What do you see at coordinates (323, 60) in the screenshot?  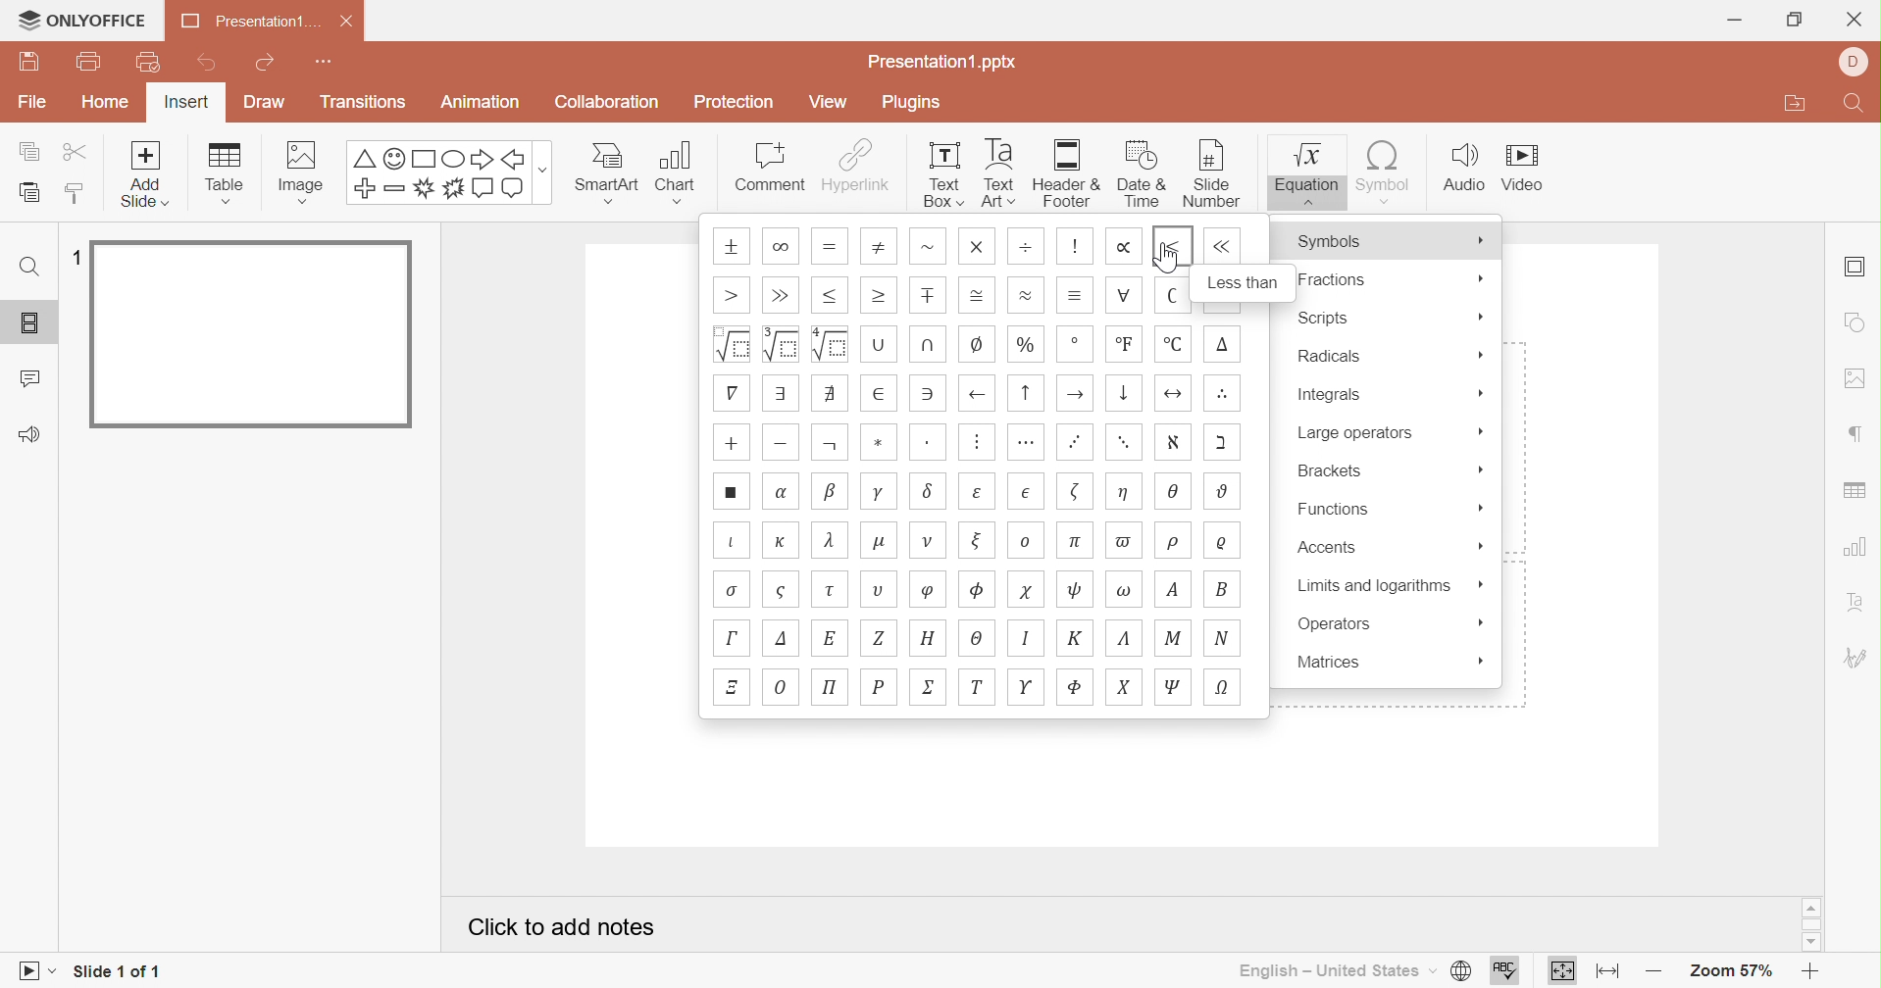 I see `Customize quick access toolbar` at bounding box center [323, 60].